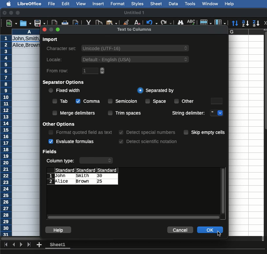 This screenshot has width=267, height=254. Describe the element at coordinates (224, 192) in the screenshot. I see `Scroll` at that location.